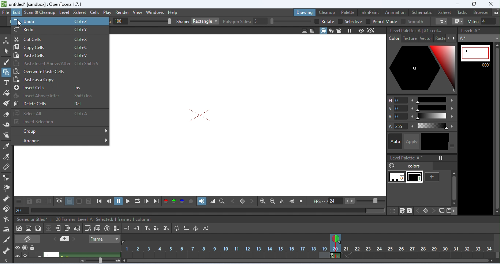  I want to click on random, so click(204, 229).